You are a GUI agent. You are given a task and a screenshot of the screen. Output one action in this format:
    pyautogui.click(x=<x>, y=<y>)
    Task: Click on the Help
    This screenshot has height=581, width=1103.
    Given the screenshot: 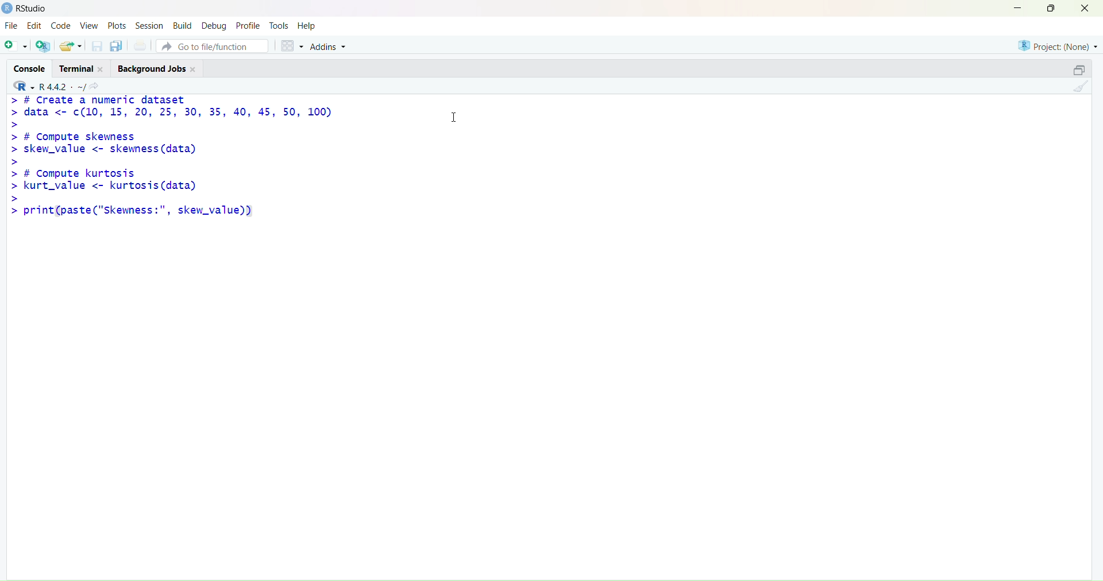 What is the action you would take?
    pyautogui.click(x=310, y=25)
    